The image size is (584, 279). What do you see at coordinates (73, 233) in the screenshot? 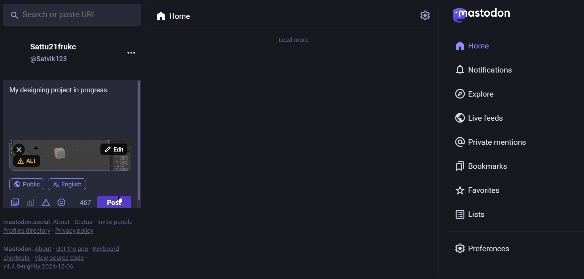
I see `privacy` at bounding box center [73, 233].